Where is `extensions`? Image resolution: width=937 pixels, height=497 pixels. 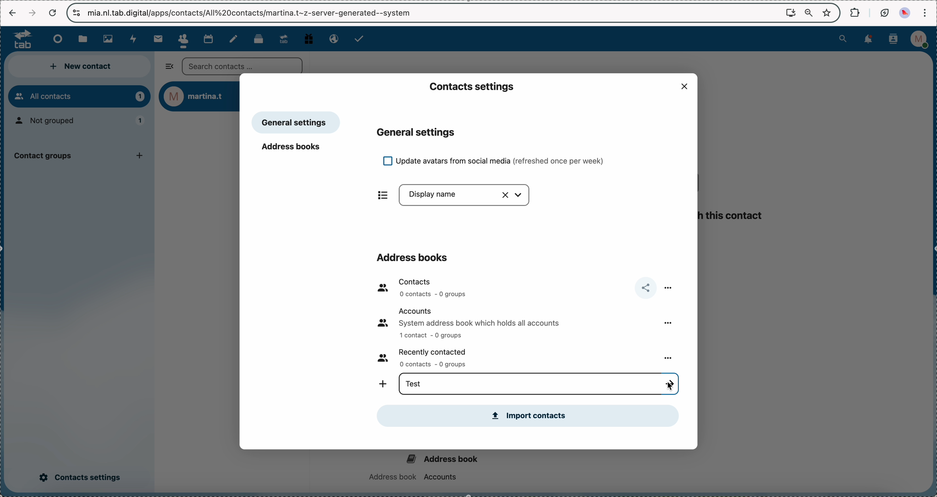 extensions is located at coordinates (854, 12).